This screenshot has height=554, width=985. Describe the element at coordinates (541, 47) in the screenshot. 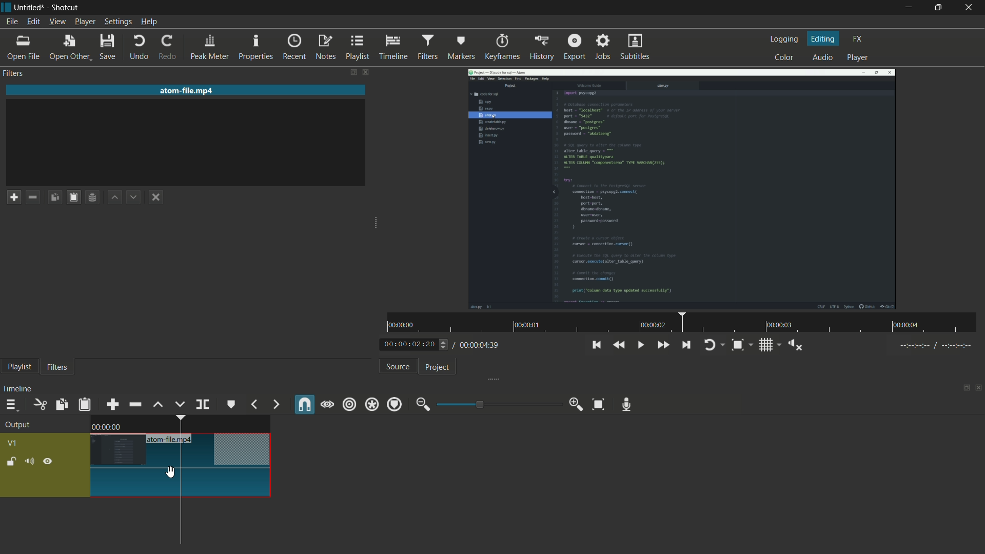

I see `history` at that location.